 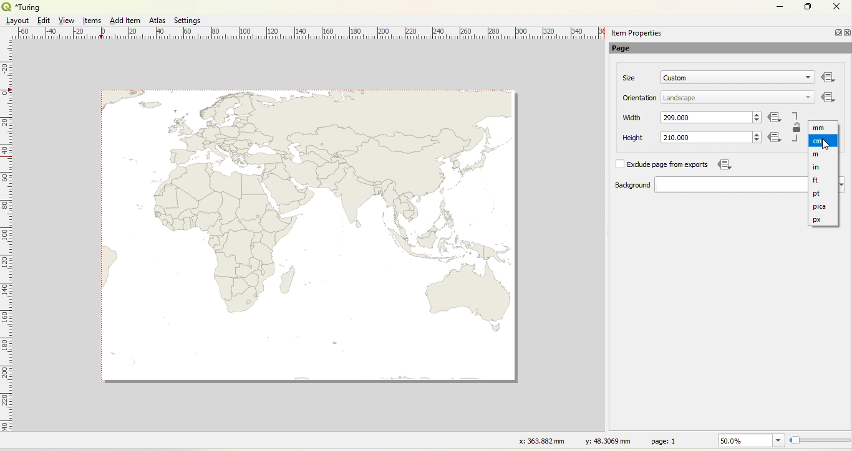 What do you see at coordinates (808, 7) in the screenshot?
I see `Maximize` at bounding box center [808, 7].